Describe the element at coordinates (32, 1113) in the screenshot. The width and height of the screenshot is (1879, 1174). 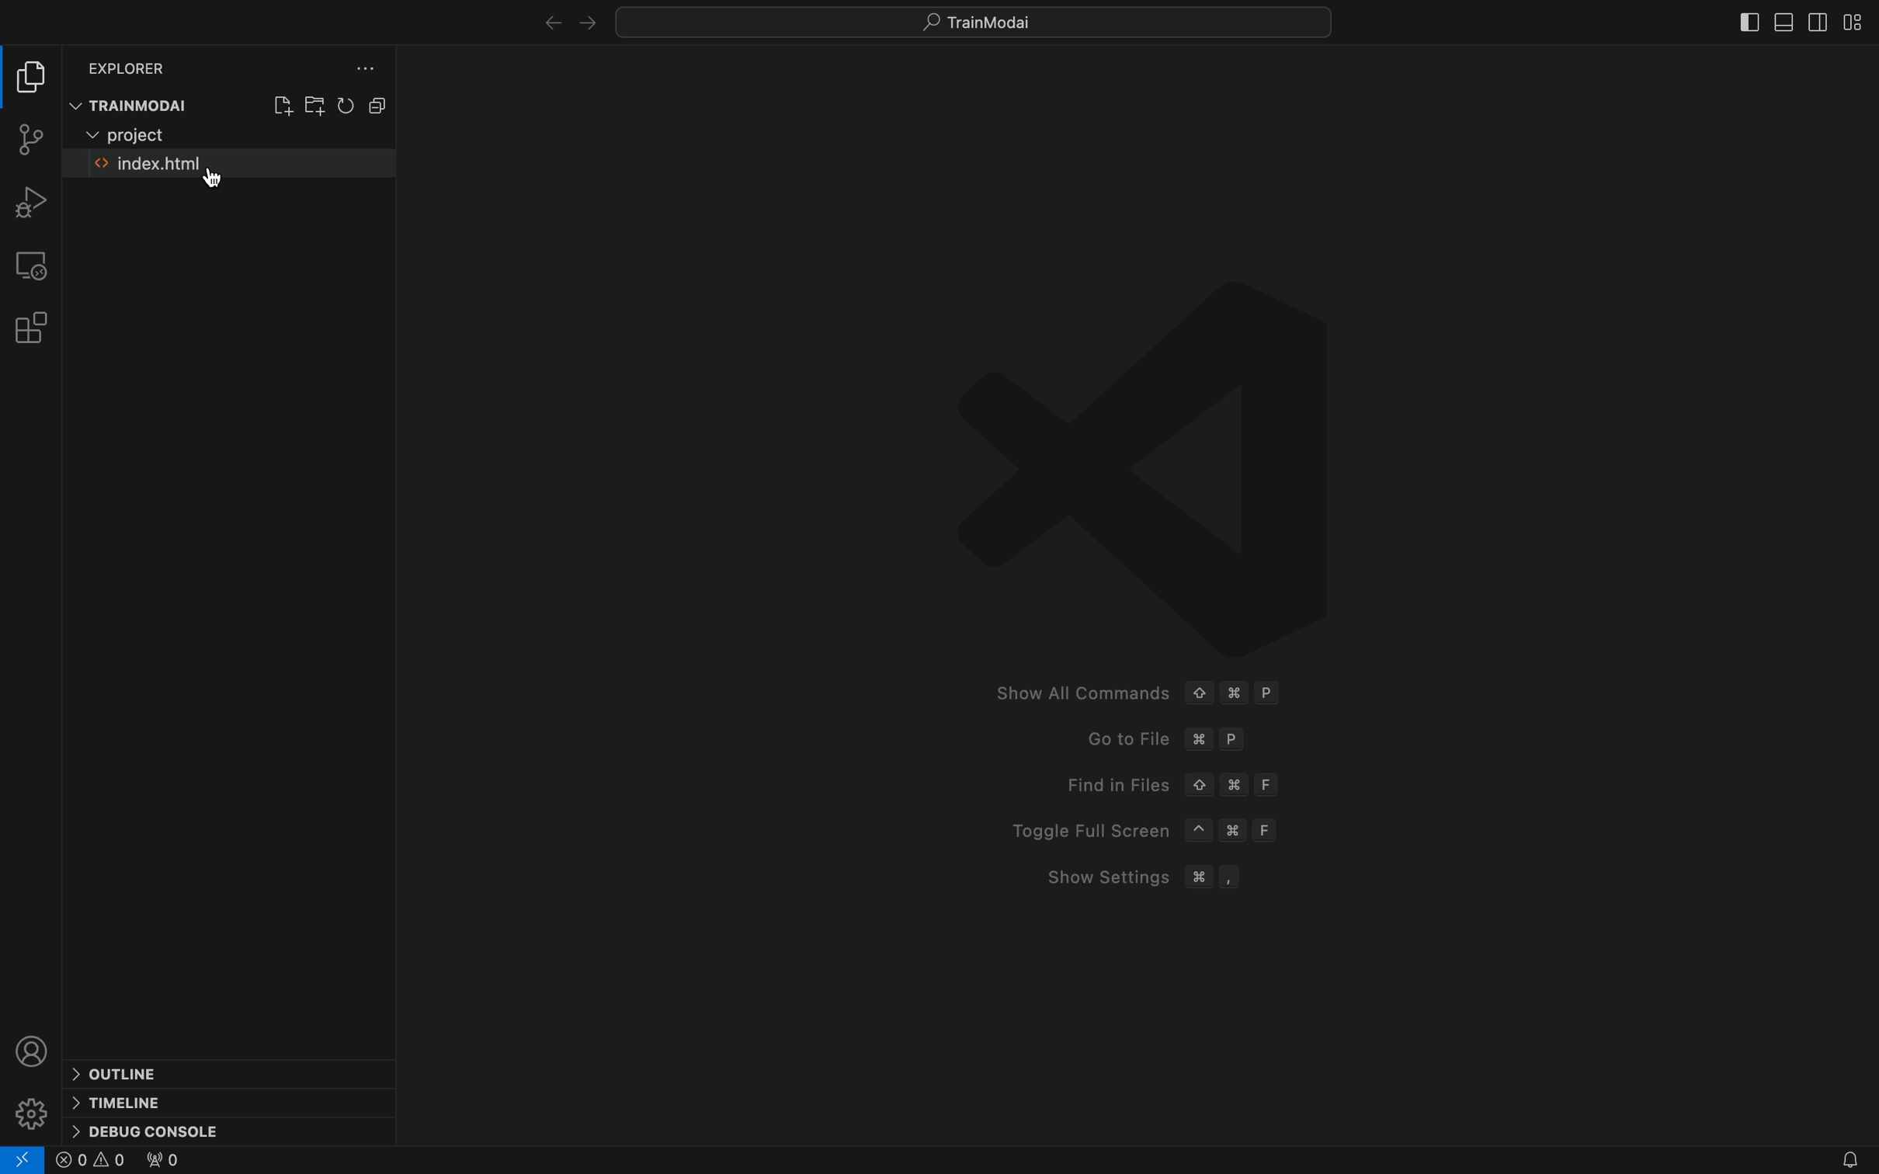
I see `settingd` at that location.